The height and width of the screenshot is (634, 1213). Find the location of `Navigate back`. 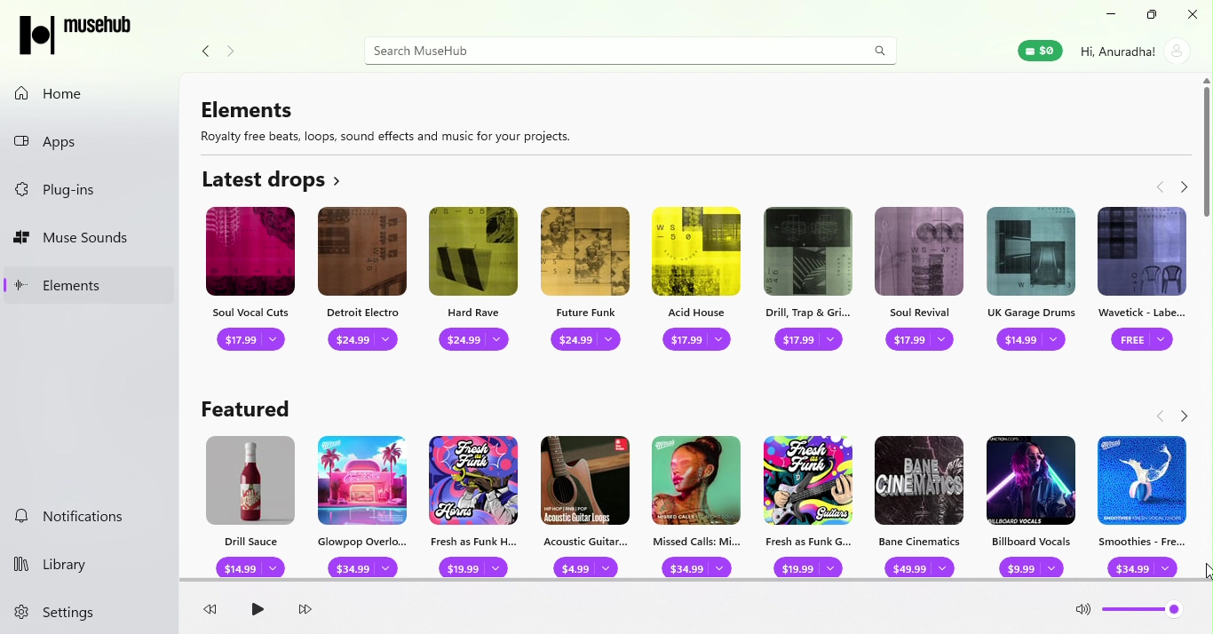

Navigate back is located at coordinates (202, 52).